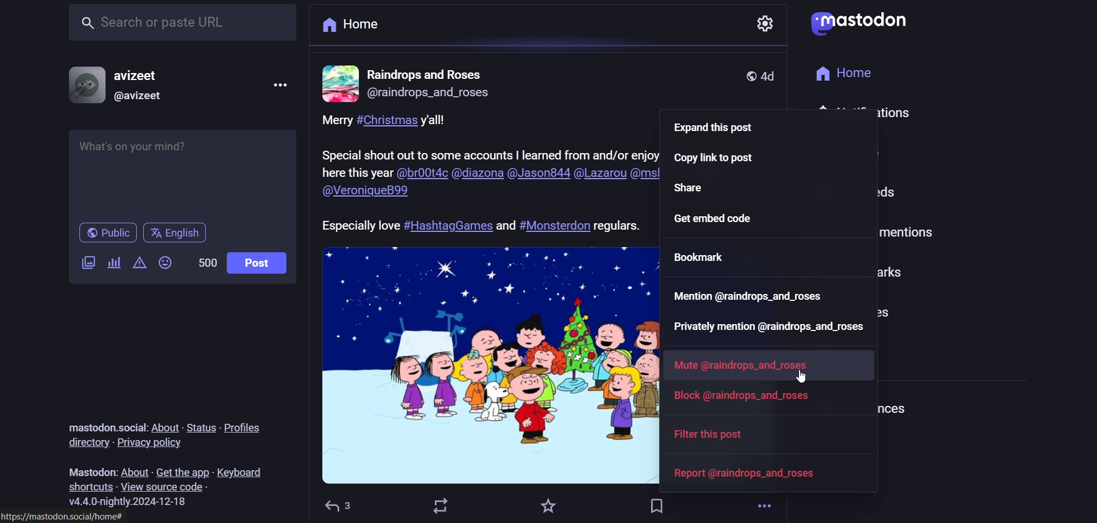 The image size is (1097, 523). What do you see at coordinates (764, 21) in the screenshot?
I see `setting` at bounding box center [764, 21].